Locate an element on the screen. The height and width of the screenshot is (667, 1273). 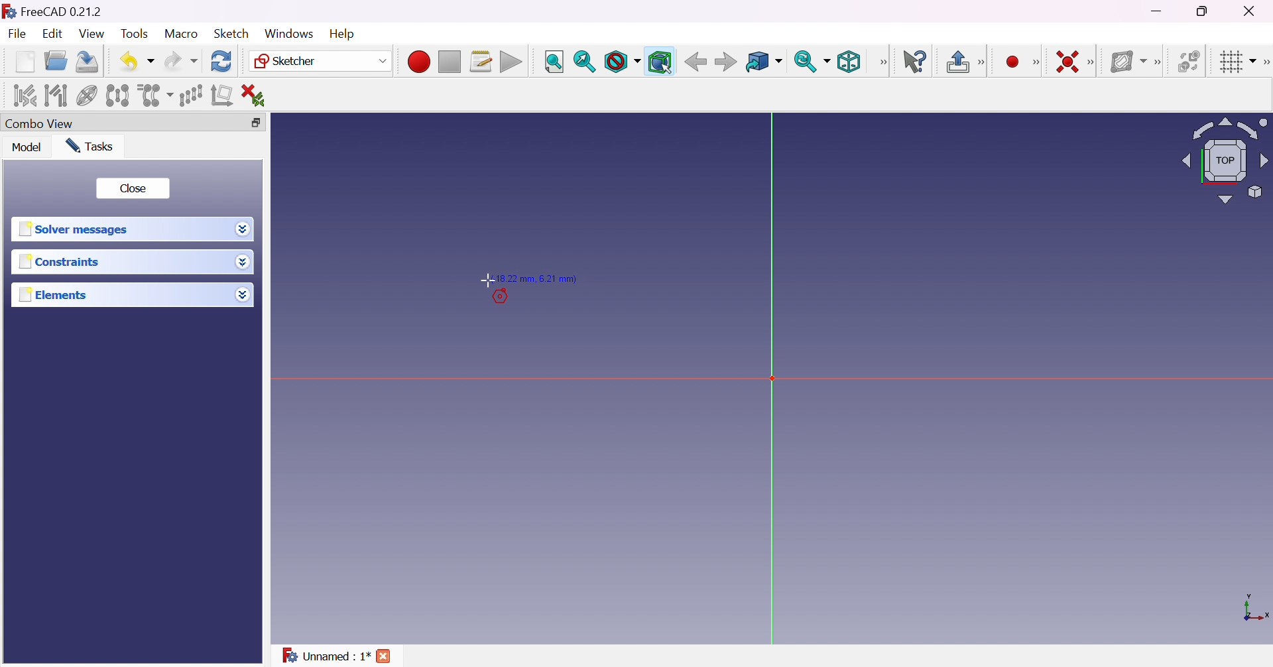
Macro recording... is located at coordinates (418, 62).